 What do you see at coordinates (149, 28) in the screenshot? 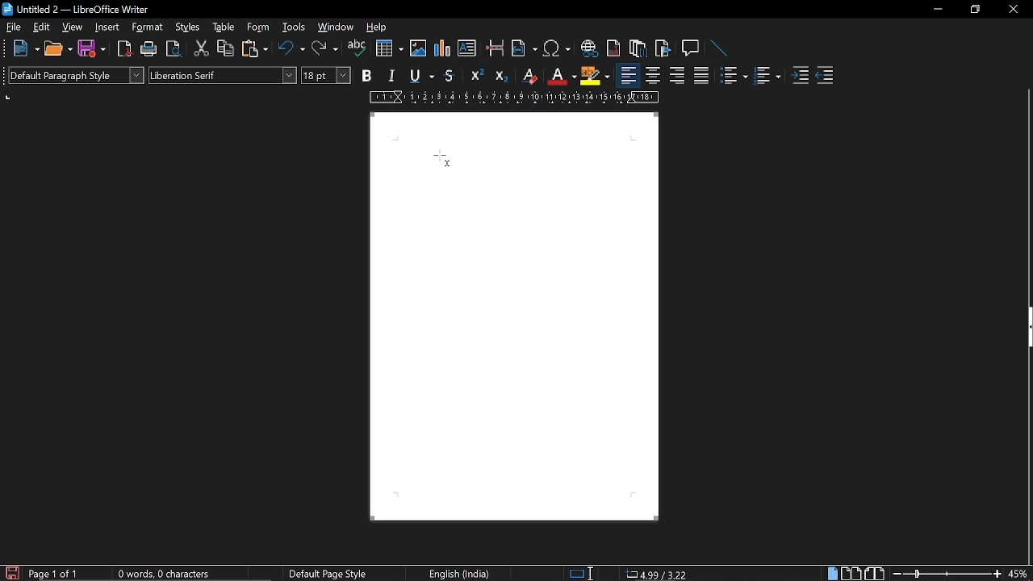
I see `format` at bounding box center [149, 28].